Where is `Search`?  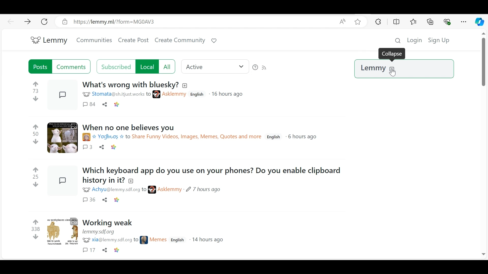
Search is located at coordinates (397, 40).